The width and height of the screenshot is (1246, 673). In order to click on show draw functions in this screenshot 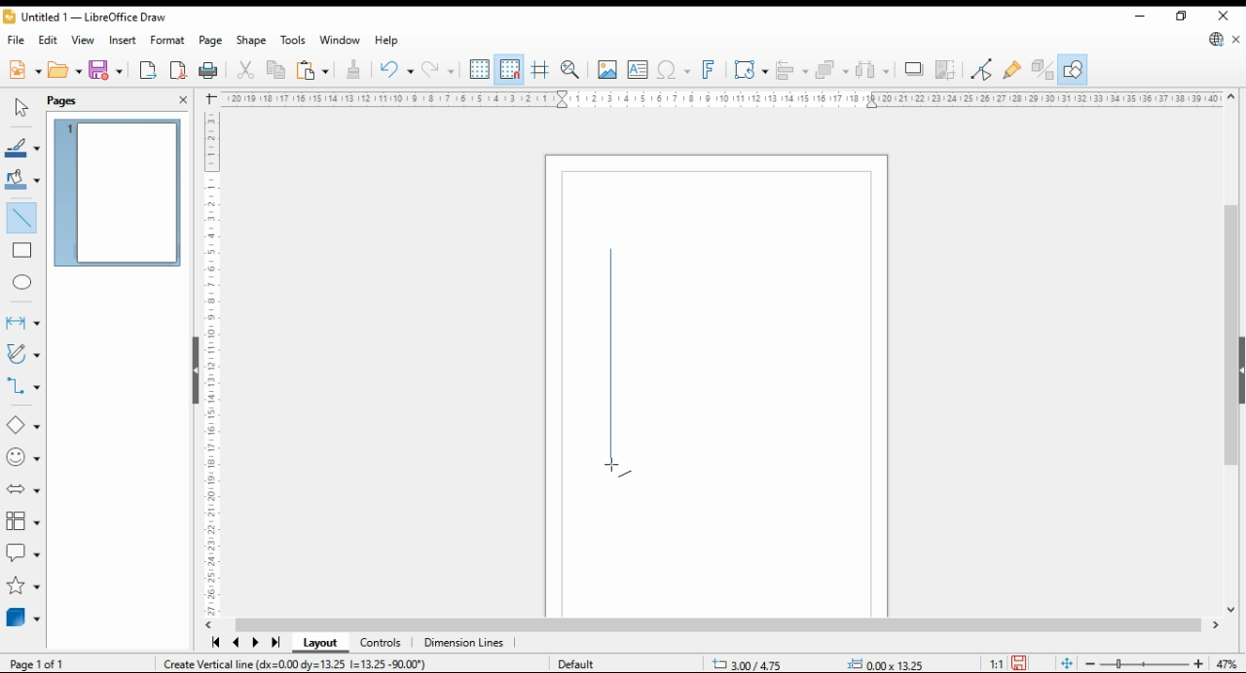, I will do `click(1073, 69)`.